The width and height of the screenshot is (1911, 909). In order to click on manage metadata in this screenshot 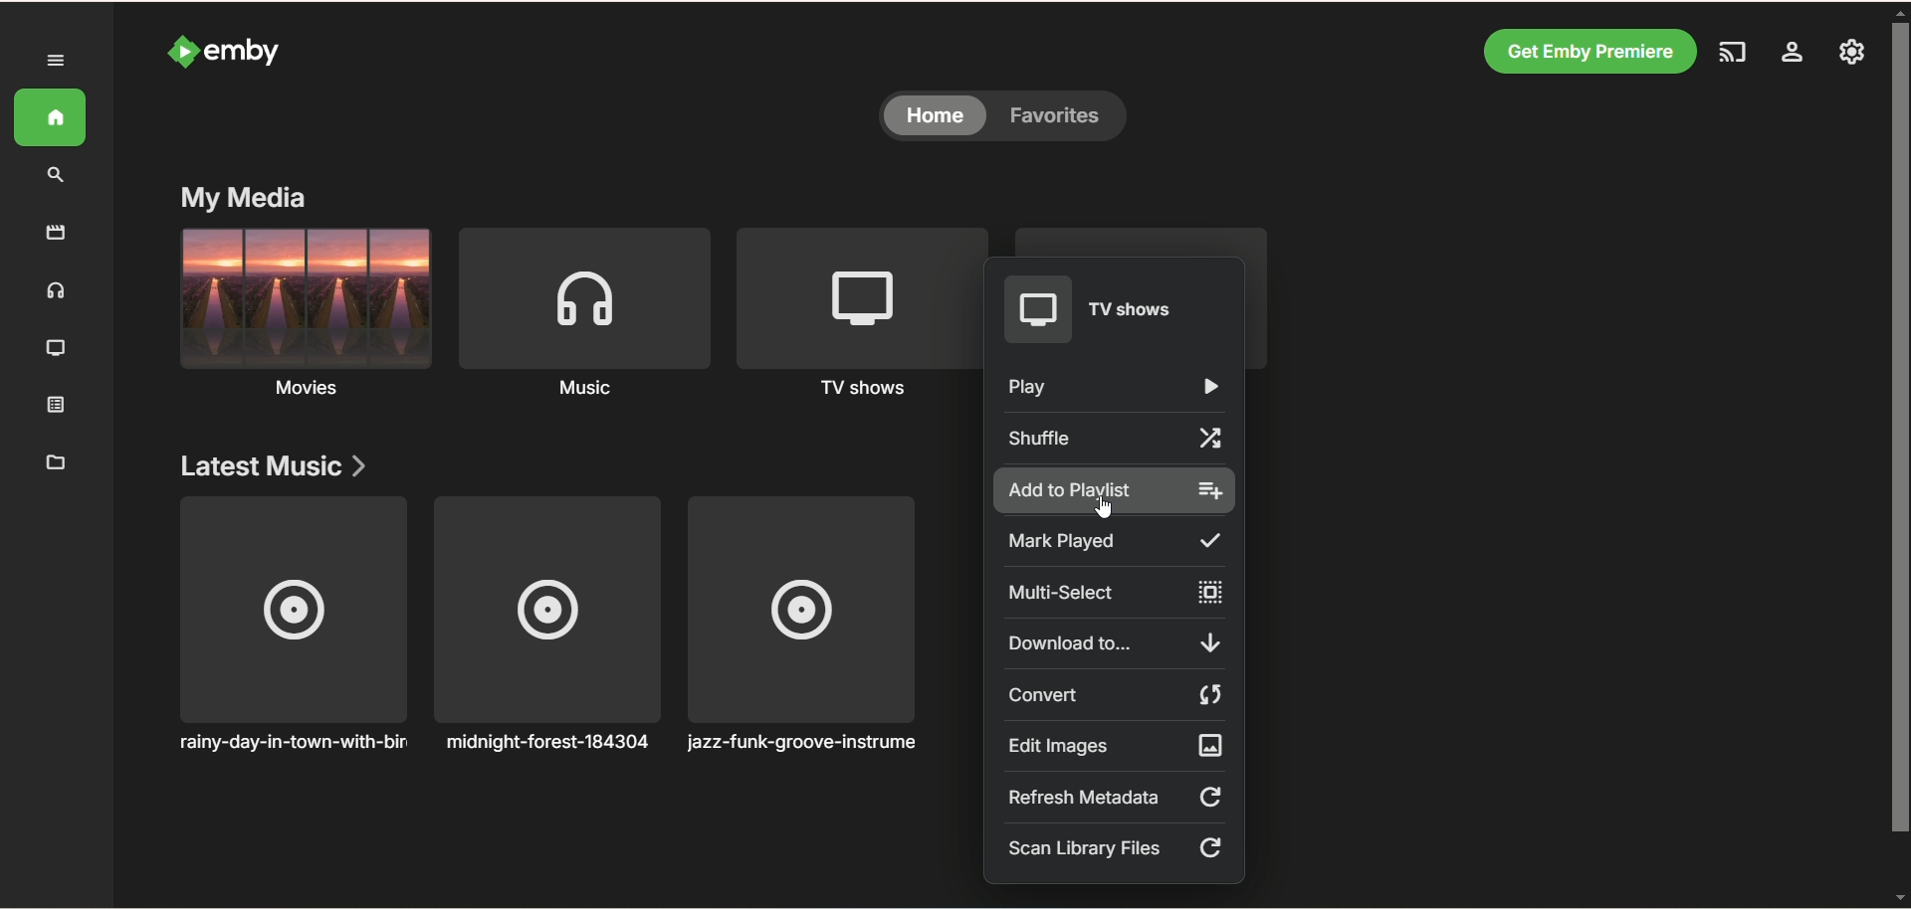, I will do `click(56, 461)`.